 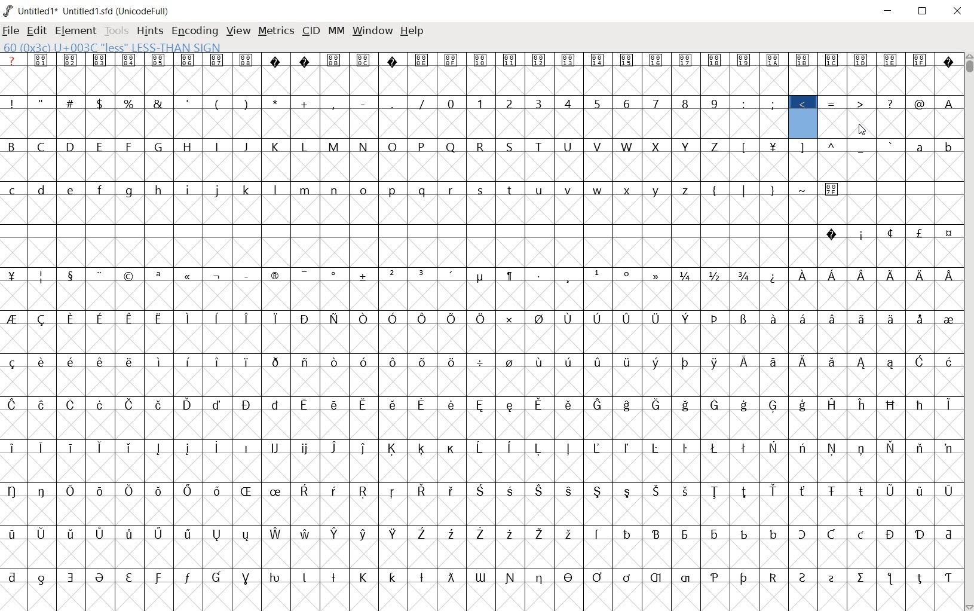 What do you see at coordinates (479, 327) in the screenshot?
I see `glyphs` at bounding box center [479, 327].